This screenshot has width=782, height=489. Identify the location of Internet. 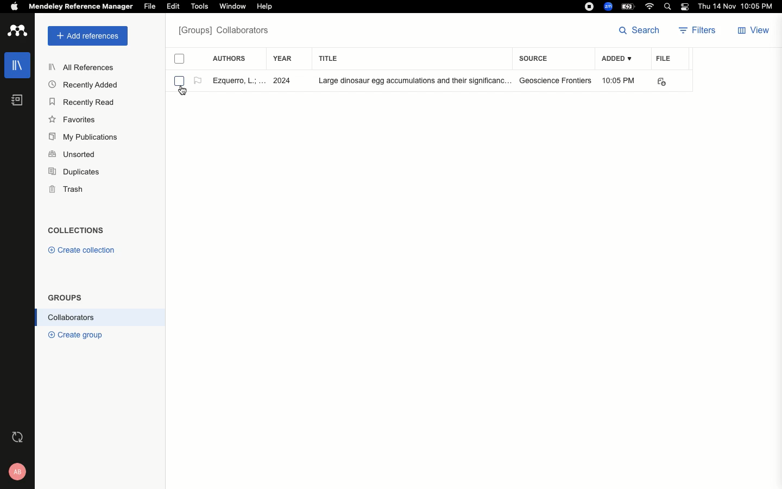
(651, 7).